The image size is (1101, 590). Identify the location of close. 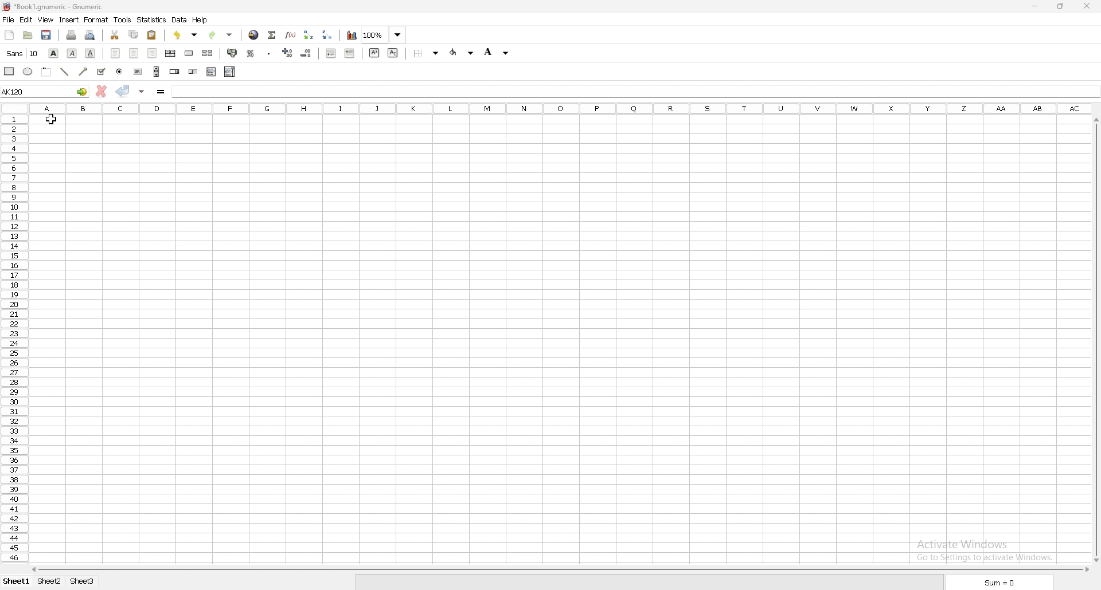
(1086, 5).